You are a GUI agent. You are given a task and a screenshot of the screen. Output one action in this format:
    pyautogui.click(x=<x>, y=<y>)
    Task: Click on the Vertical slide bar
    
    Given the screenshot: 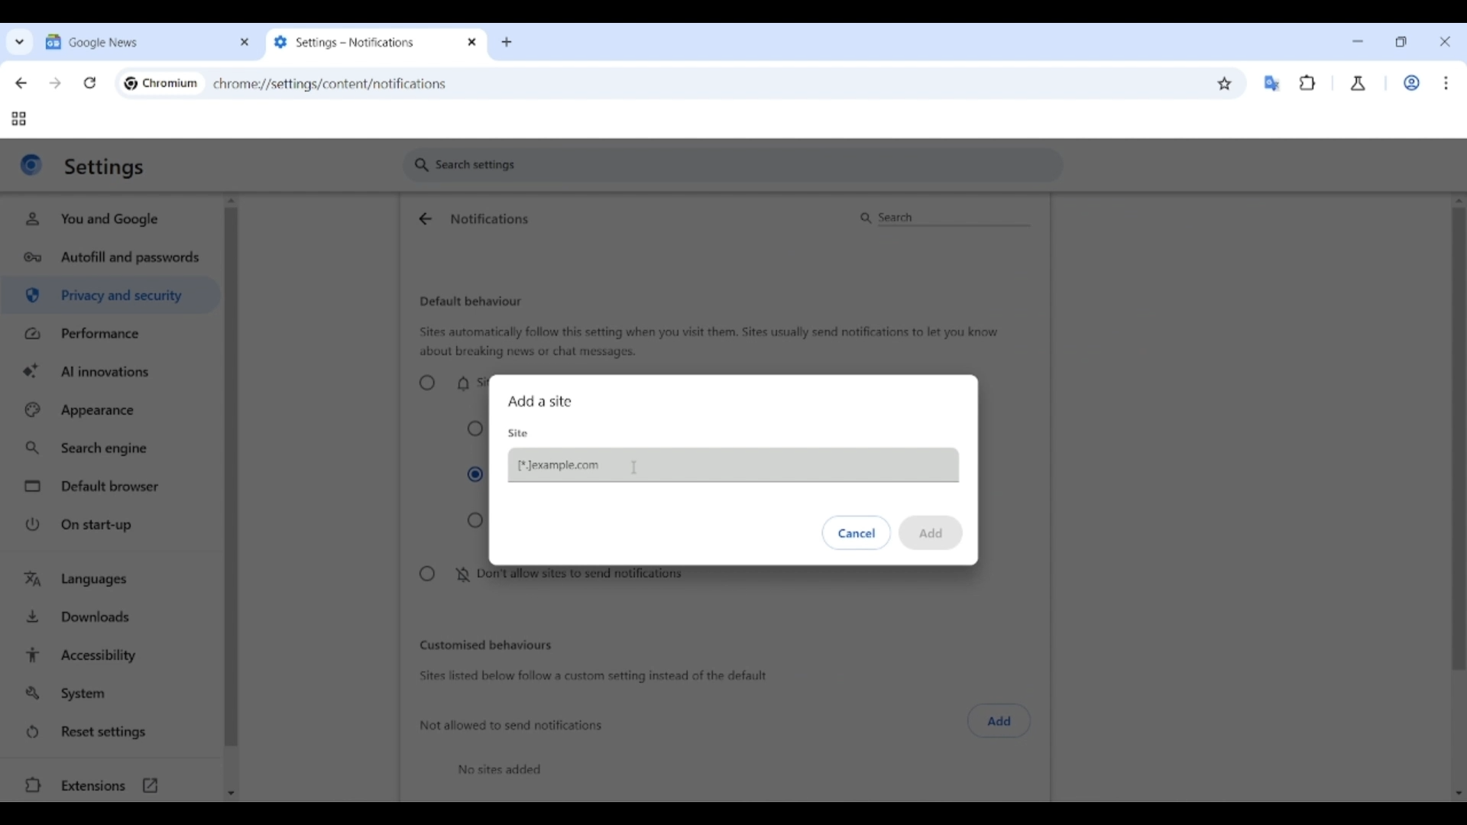 What is the action you would take?
    pyautogui.click(x=231, y=477)
    